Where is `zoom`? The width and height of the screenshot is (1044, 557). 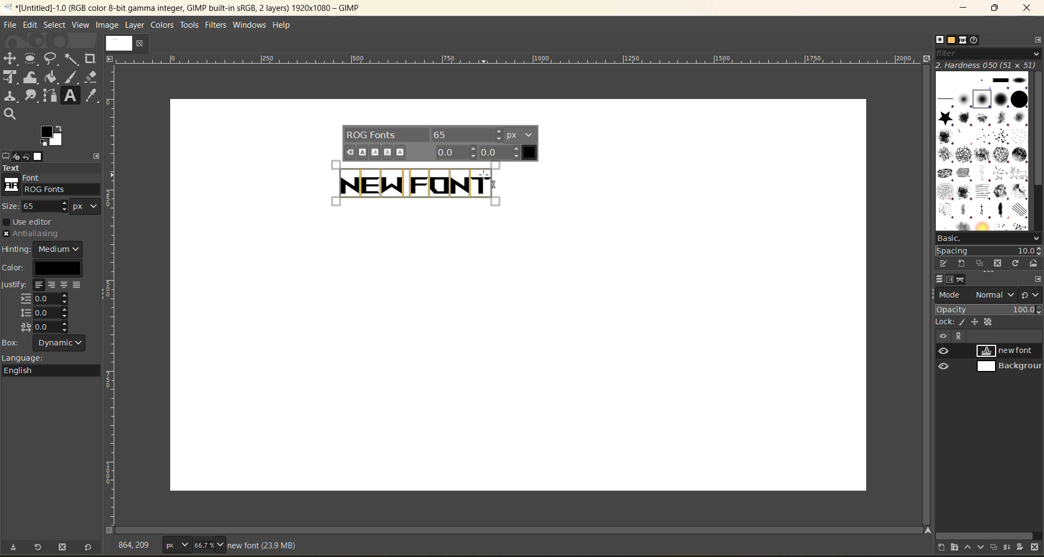 zoom is located at coordinates (210, 544).